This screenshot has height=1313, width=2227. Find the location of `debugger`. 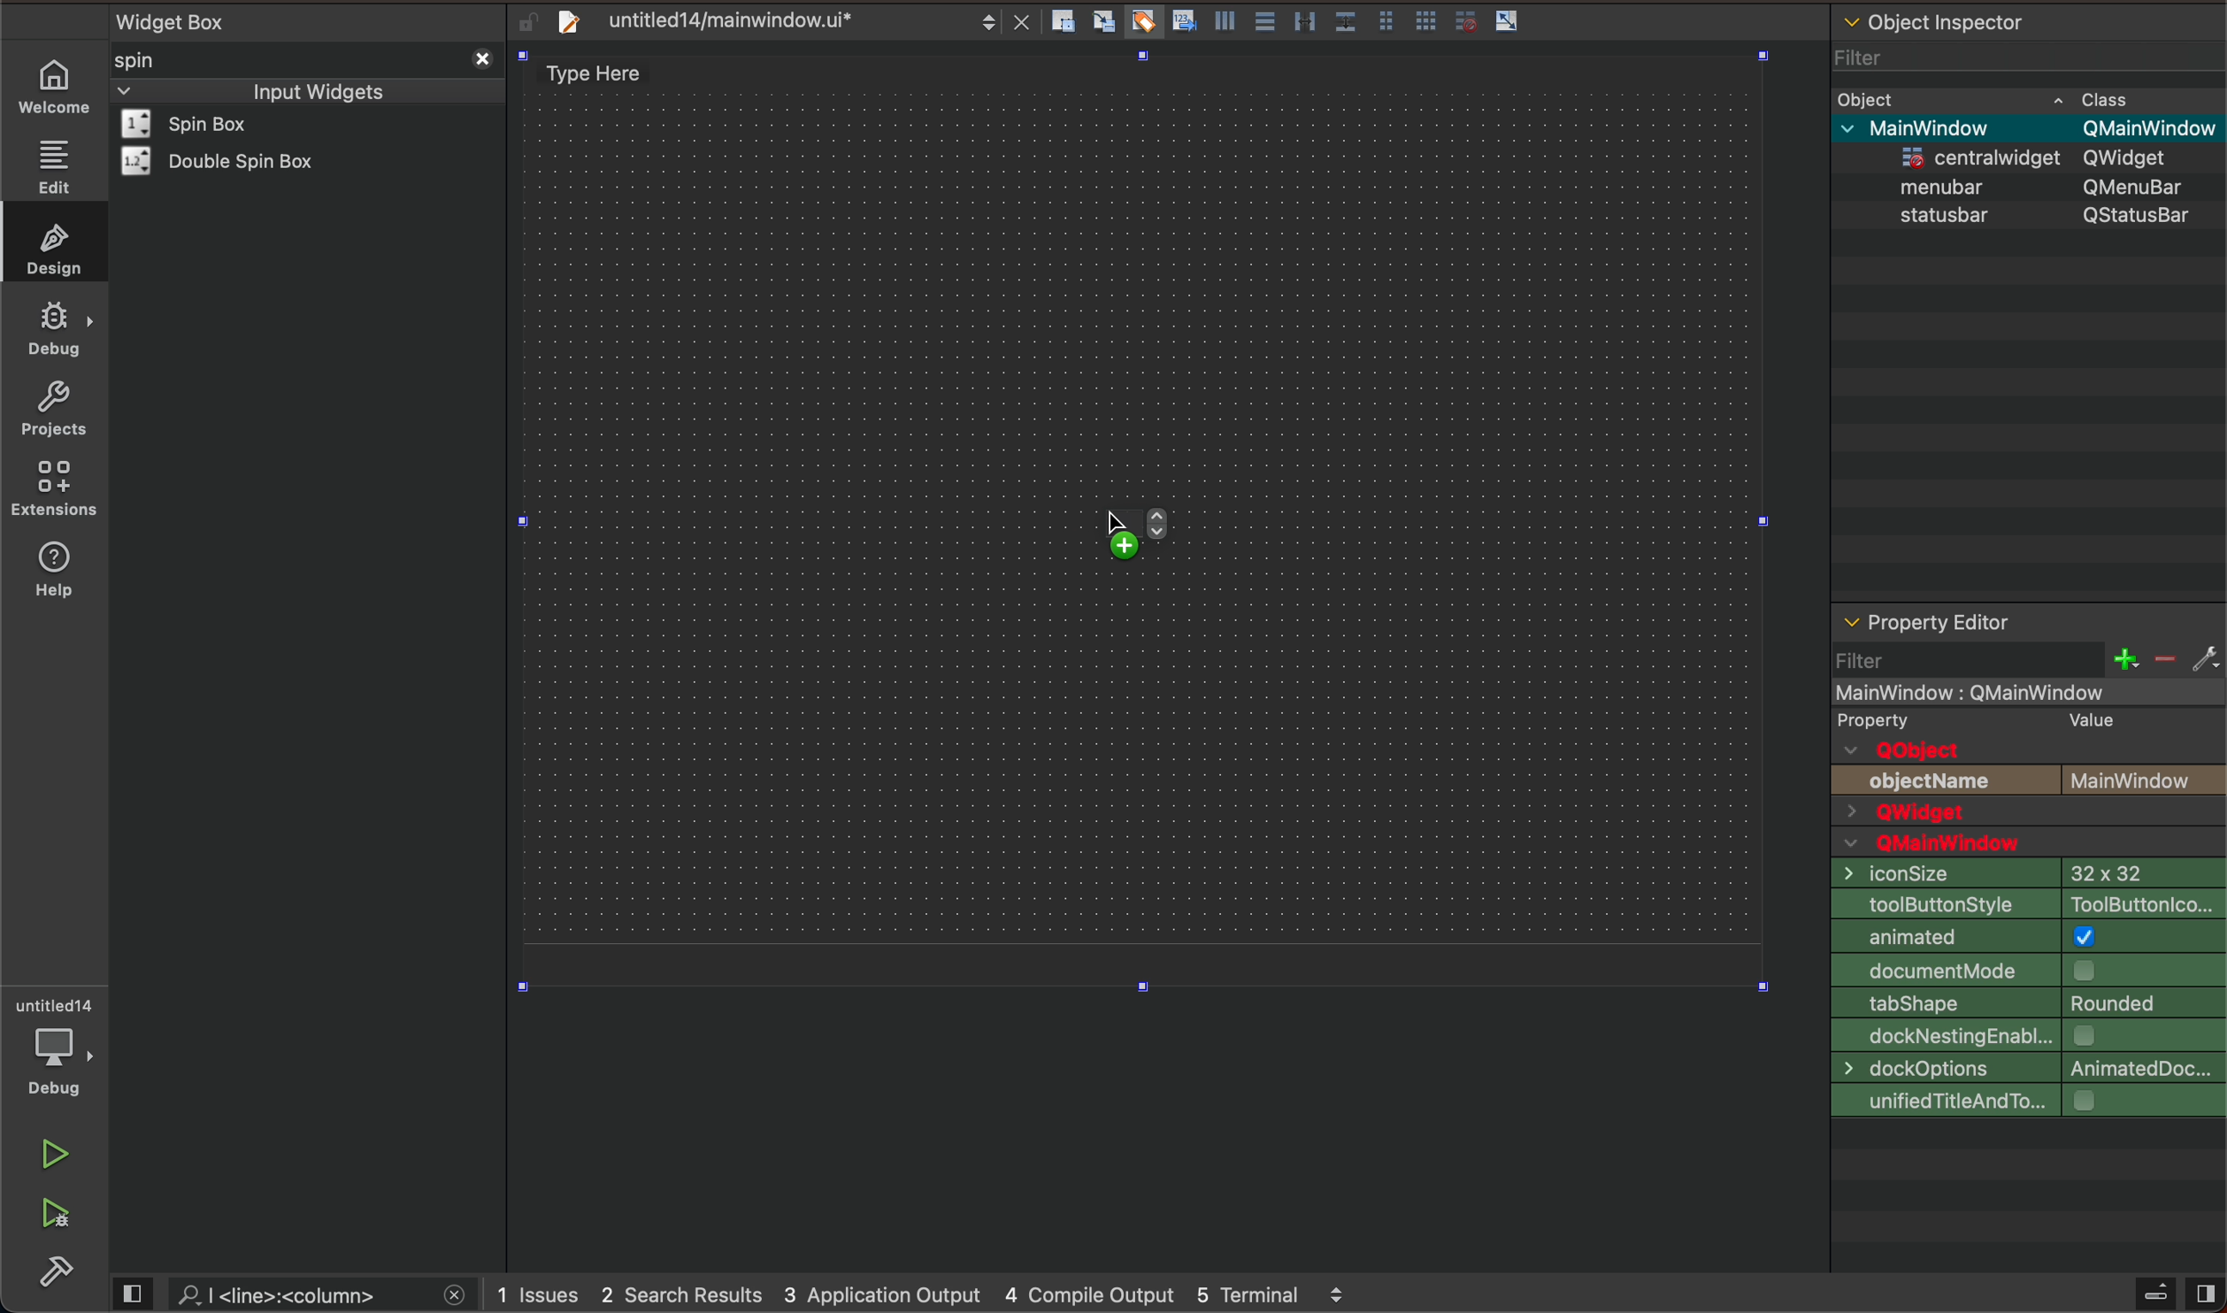

debugger is located at coordinates (58, 1047).